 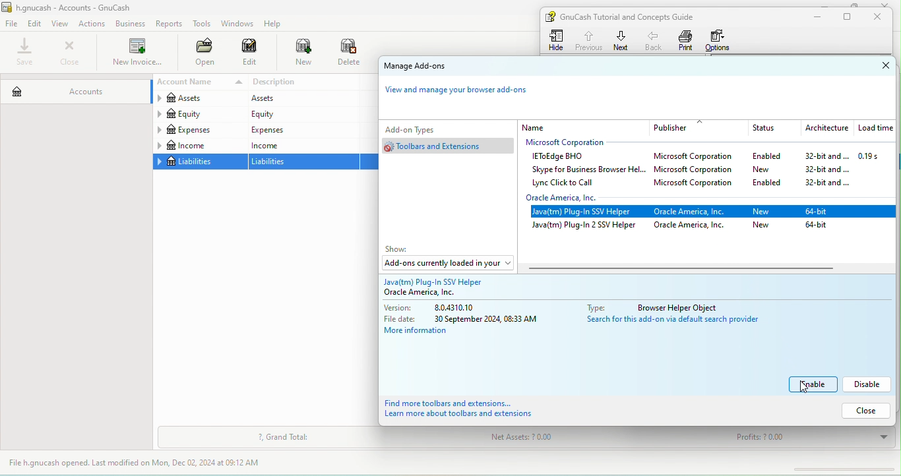 I want to click on net assets ?0.00, so click(x=563, y=439).